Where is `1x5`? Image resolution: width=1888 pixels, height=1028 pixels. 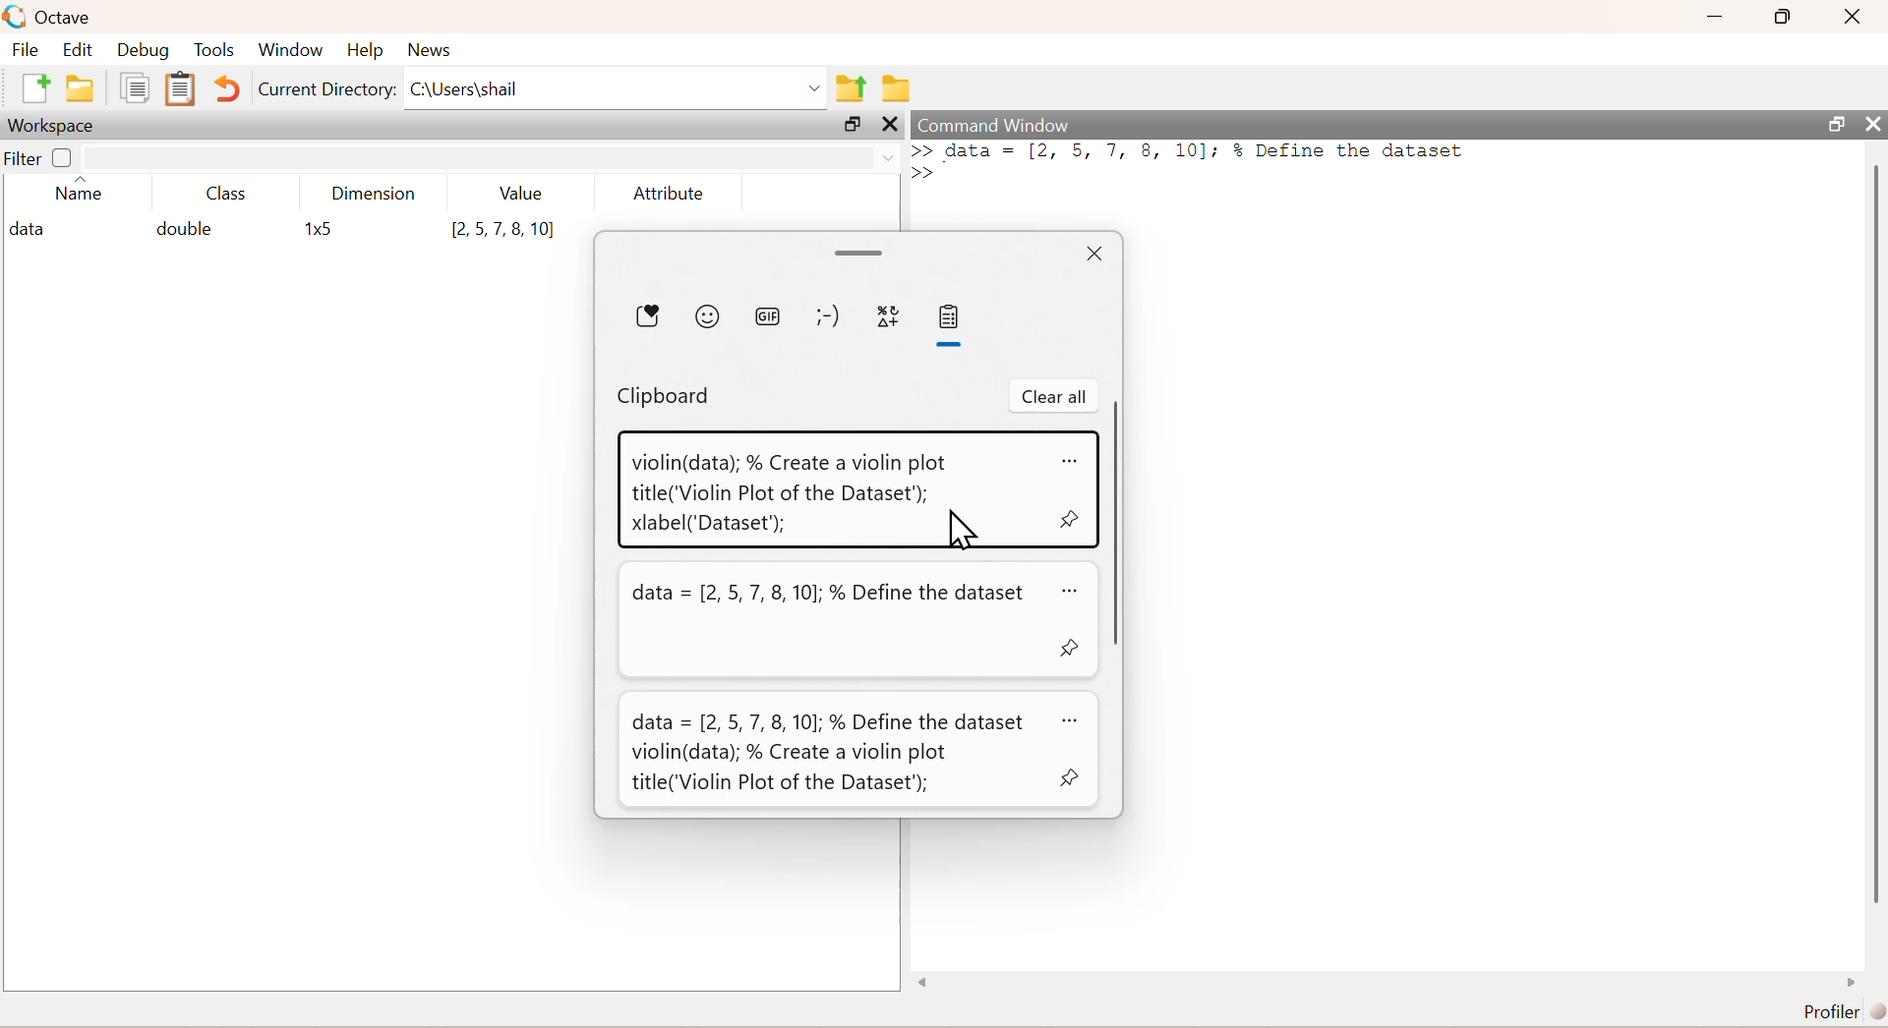 1x5 is located at coordinates (323, 230).